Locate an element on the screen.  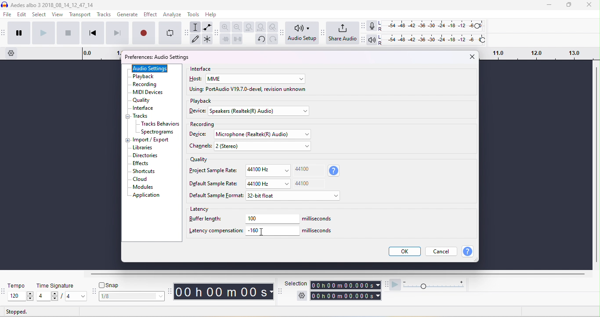
silence the selection is located at coordinates (239, 40).